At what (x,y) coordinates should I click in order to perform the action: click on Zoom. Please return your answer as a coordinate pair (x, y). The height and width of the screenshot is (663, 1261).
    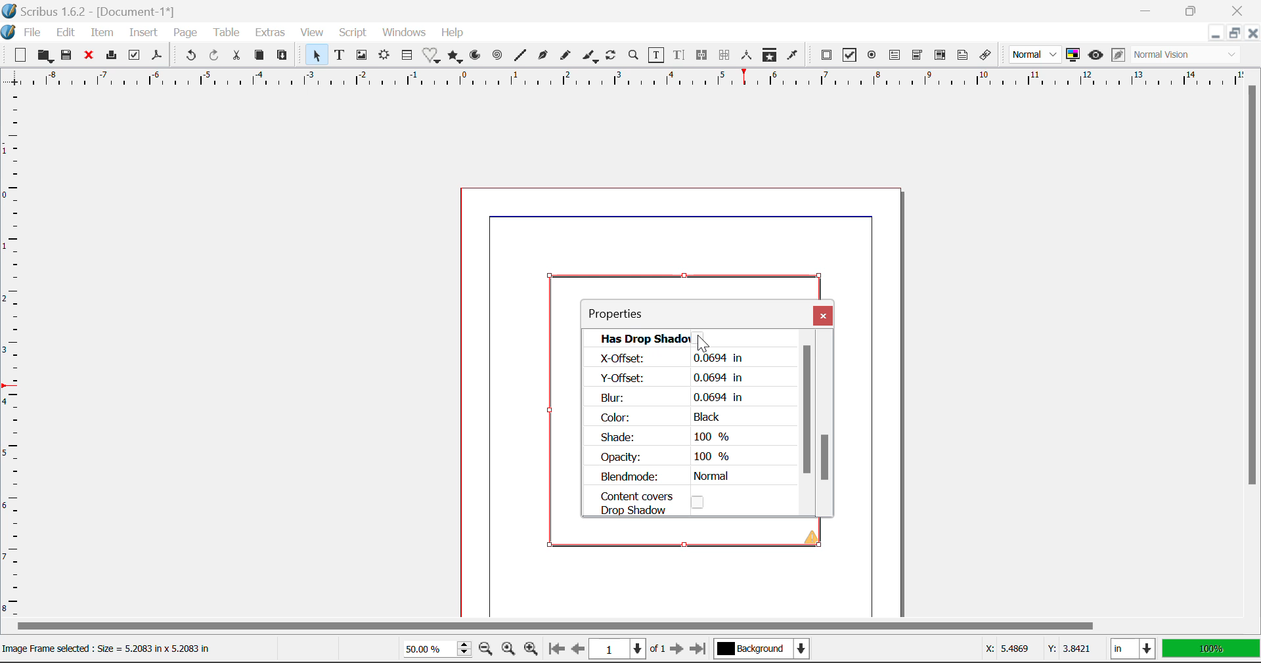
    Looking at the image, I should click on (635, 57).